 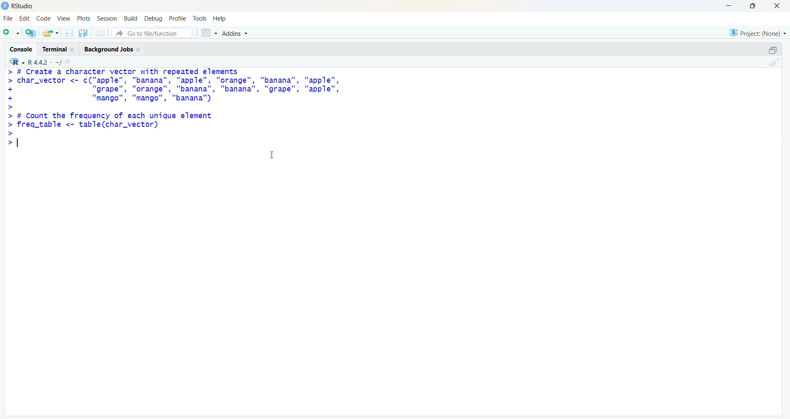 I want to click on Plots, so click(x=84, y=19).